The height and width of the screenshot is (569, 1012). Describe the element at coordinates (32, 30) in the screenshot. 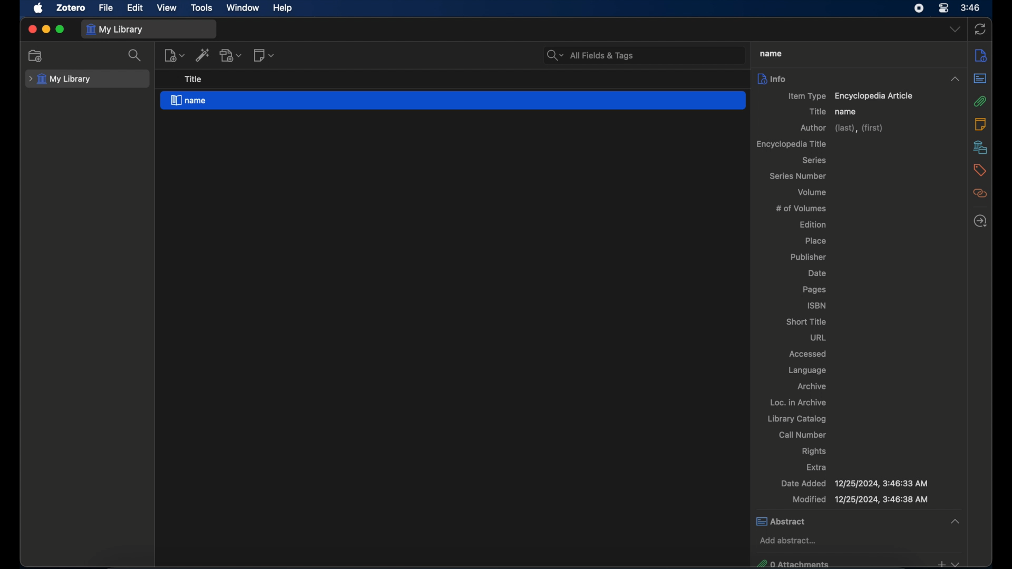

I see `close` at that location.